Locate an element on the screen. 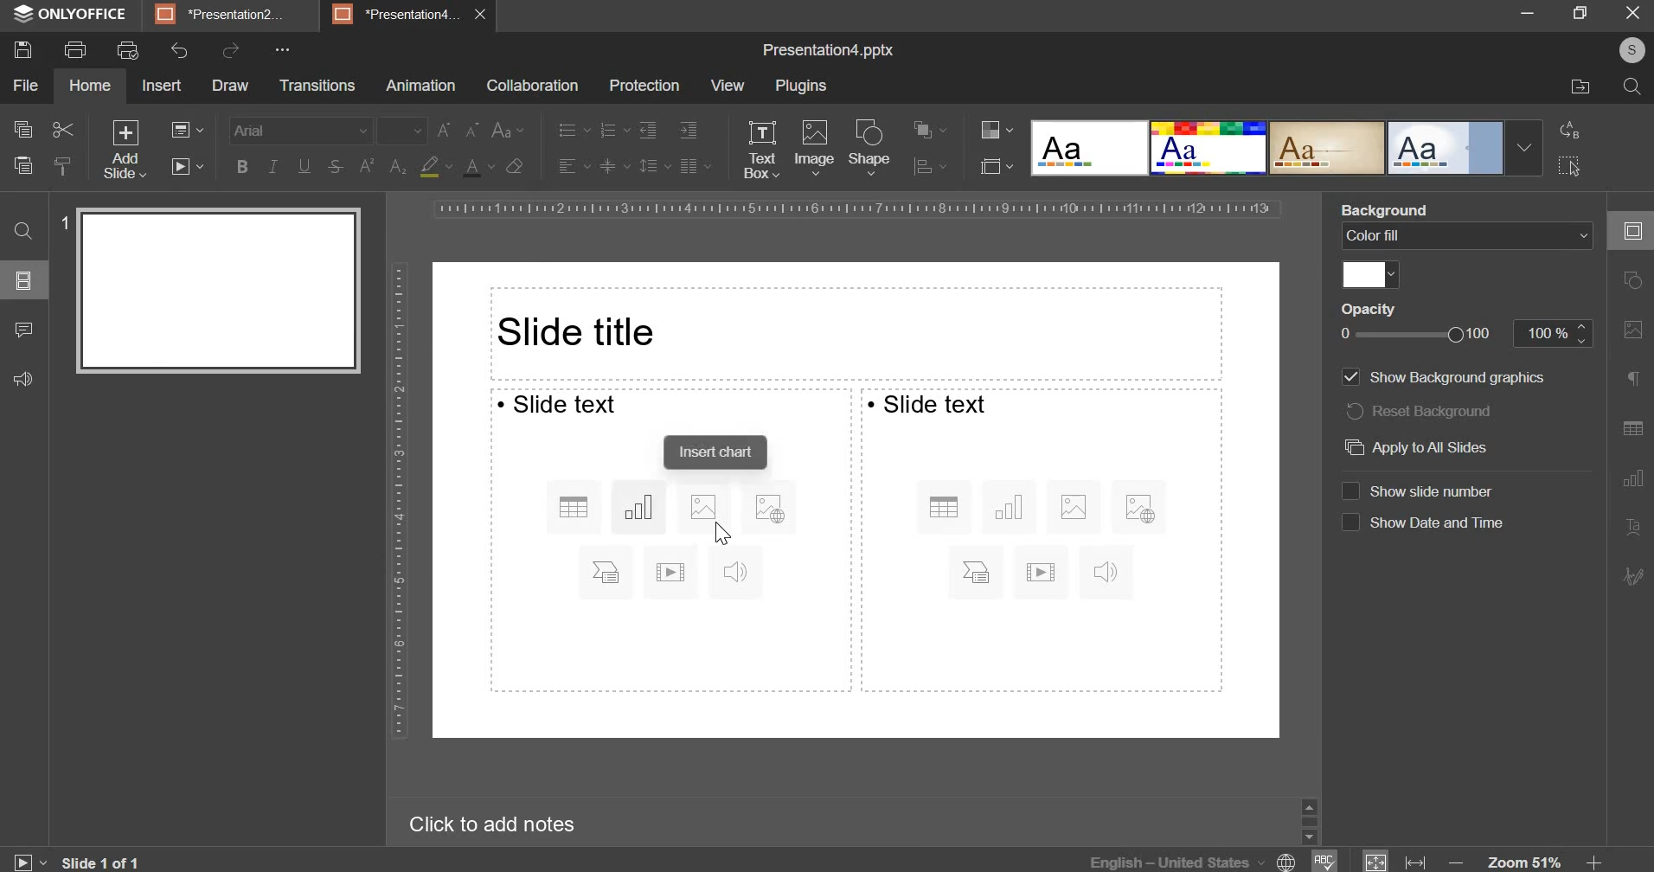 The image size is (1654, 872). change case is located at coordinates (508, 130).